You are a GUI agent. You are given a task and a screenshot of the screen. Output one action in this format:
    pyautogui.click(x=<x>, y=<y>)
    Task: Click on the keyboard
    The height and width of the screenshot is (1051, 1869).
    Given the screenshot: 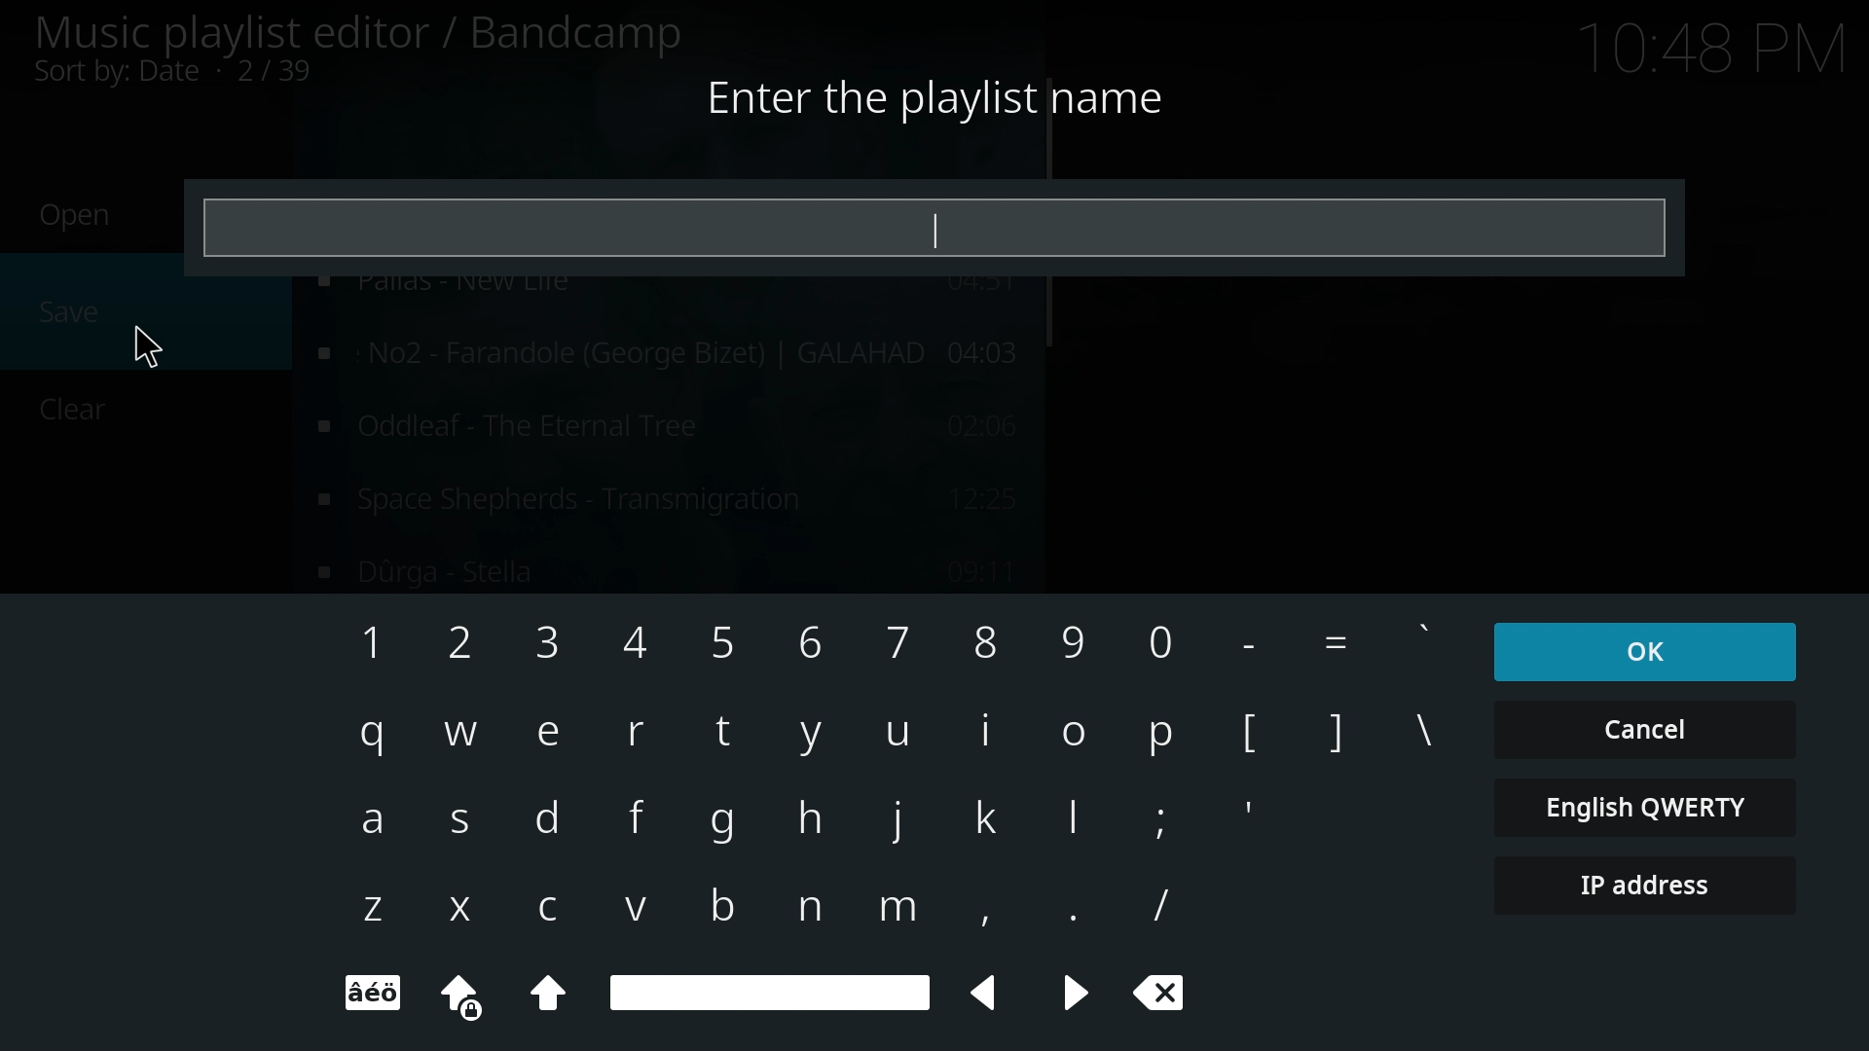 What is the action you would take?
    pyautogui.click(x=897, y=823)
    